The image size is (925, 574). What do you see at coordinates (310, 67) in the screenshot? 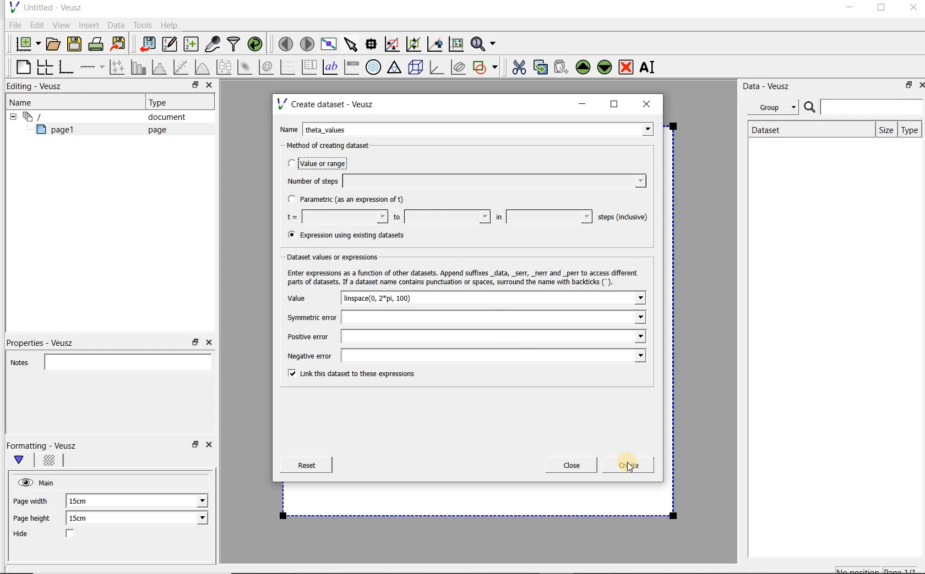
I see `plot key` at bounding box center [310, 67].